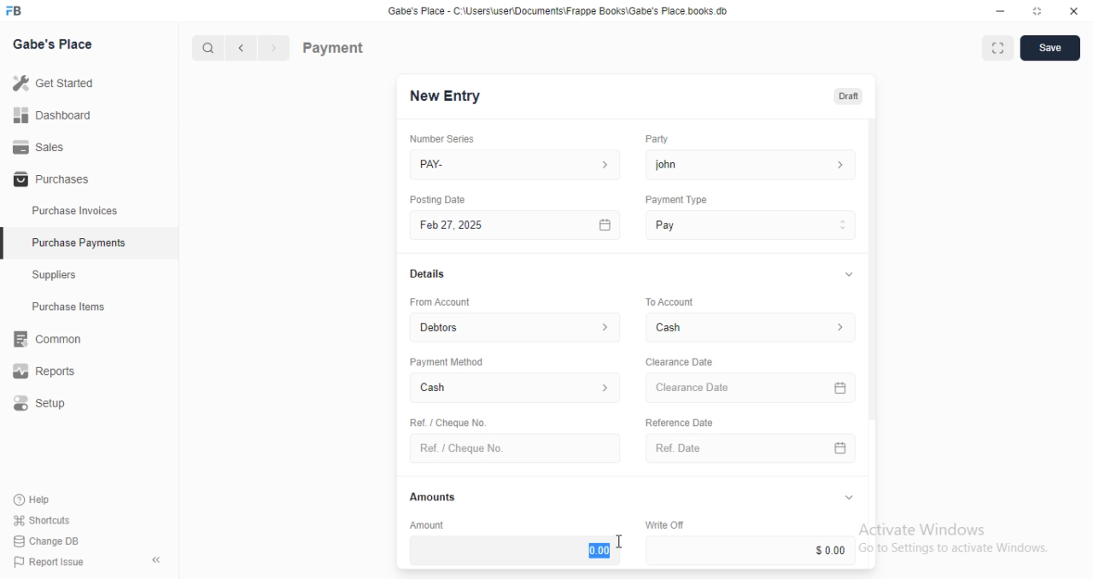  Describe the element at coordinates (517, 225) in the screenshot. I see `Feb 27, 2025` at that location.